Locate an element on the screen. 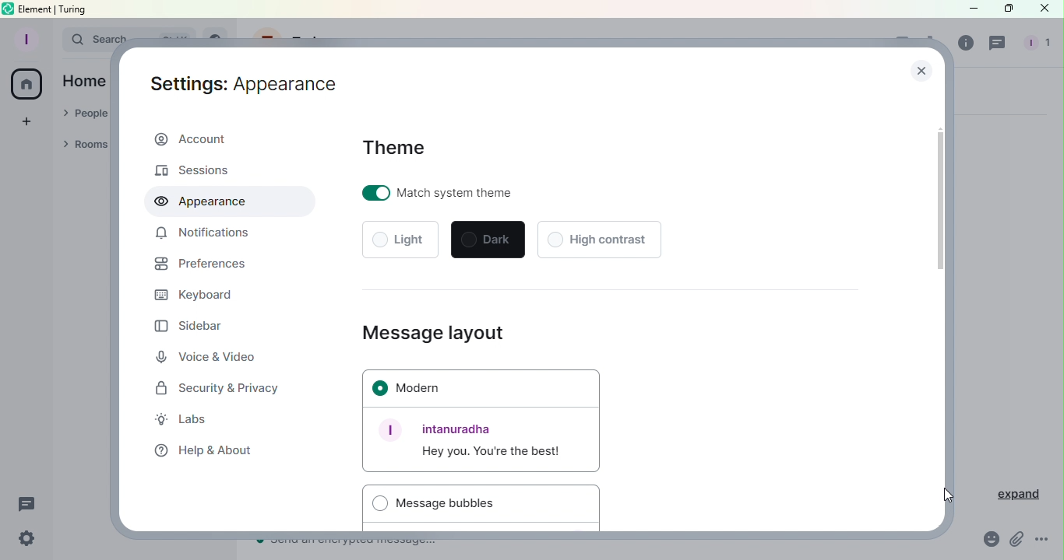  Modern is located at coordinates (480, 389).